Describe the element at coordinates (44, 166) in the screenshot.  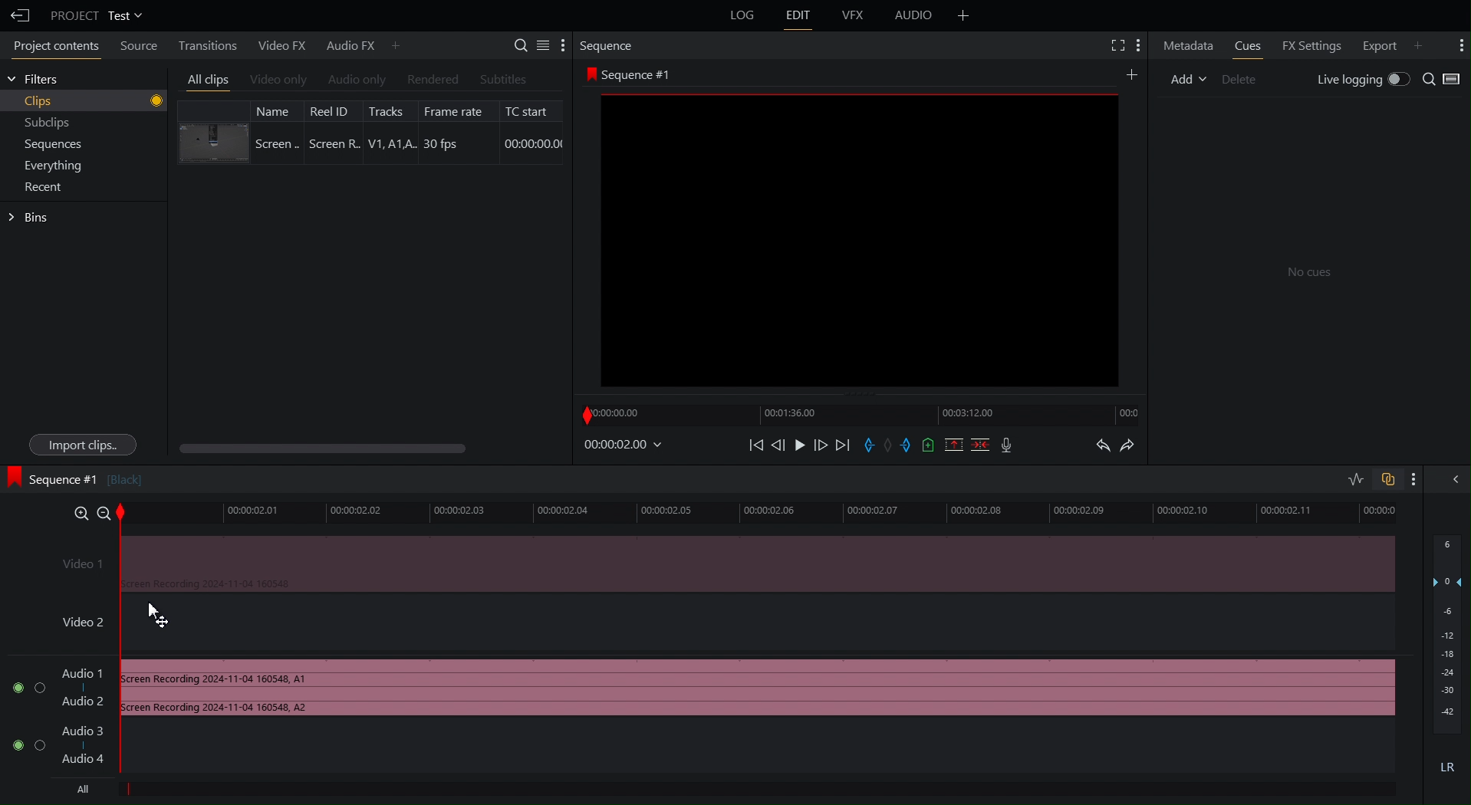
I see `Everything` at that location.